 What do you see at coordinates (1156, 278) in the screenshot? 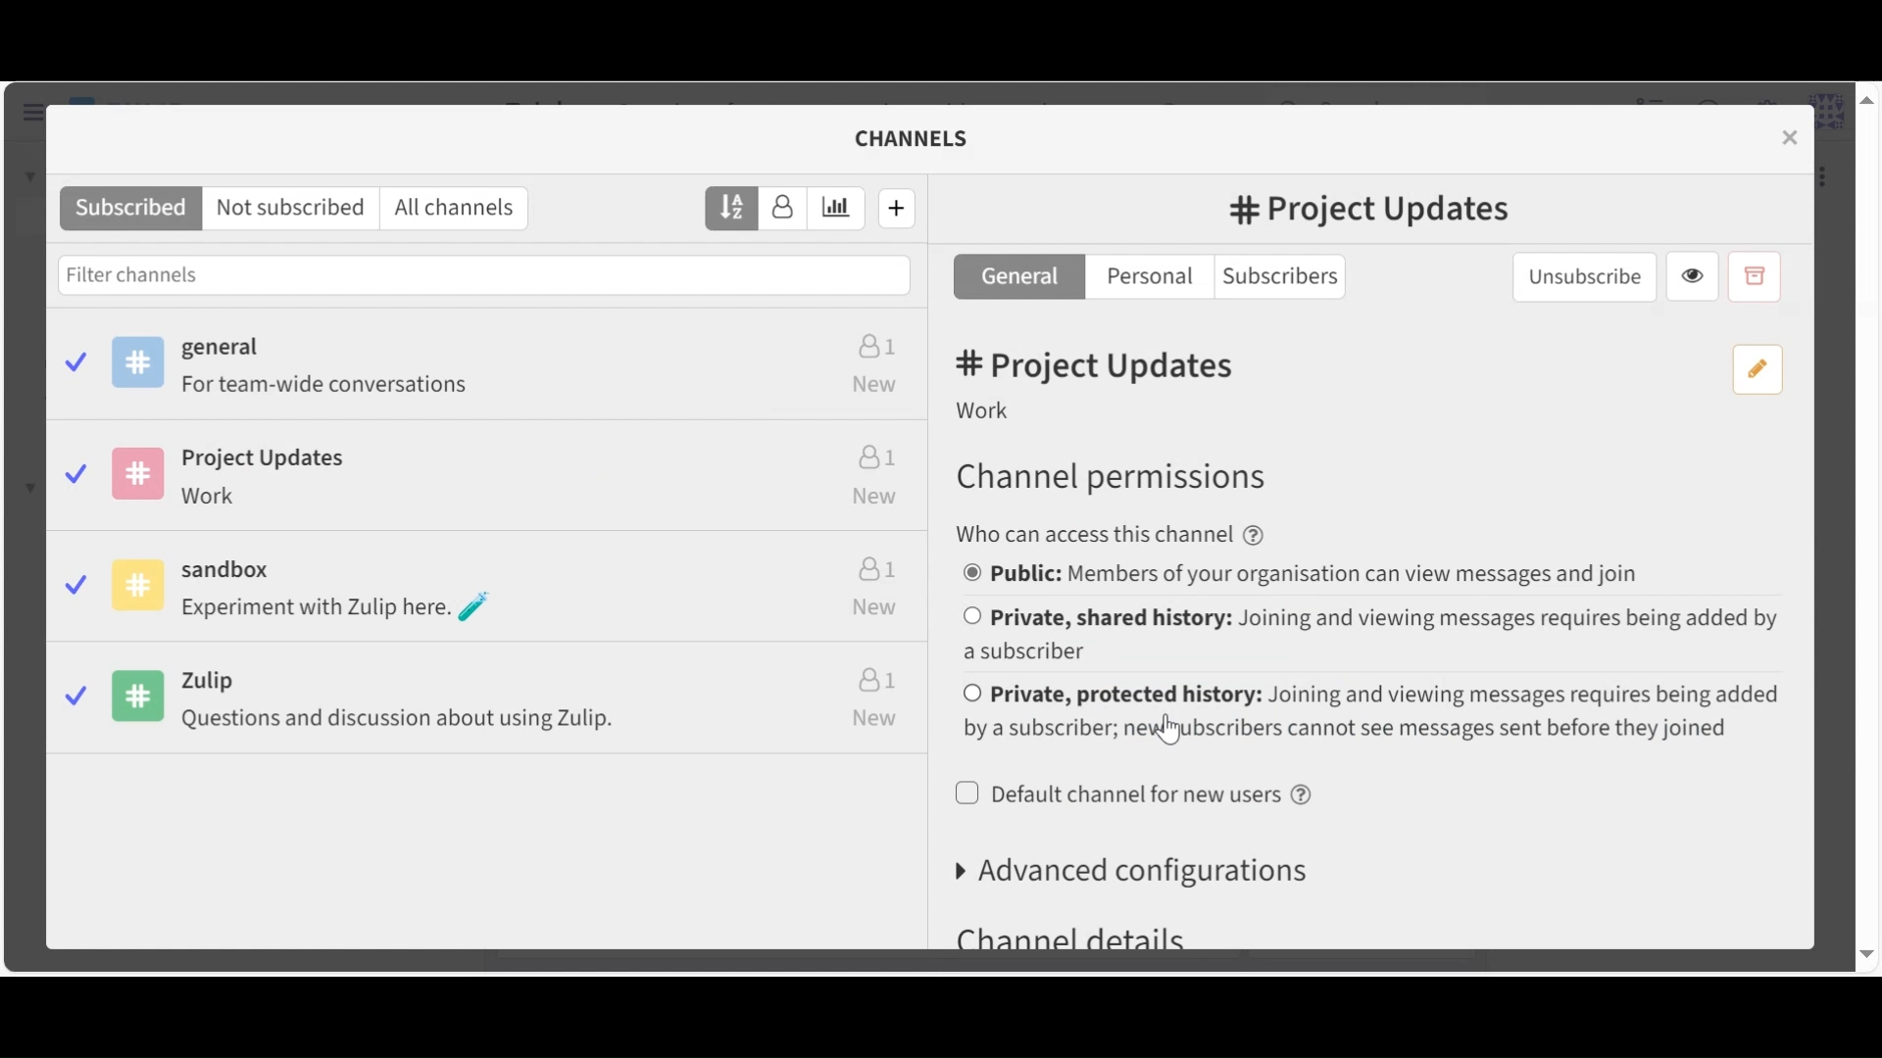
I see `Personal` at bounding box center [1156, 278].